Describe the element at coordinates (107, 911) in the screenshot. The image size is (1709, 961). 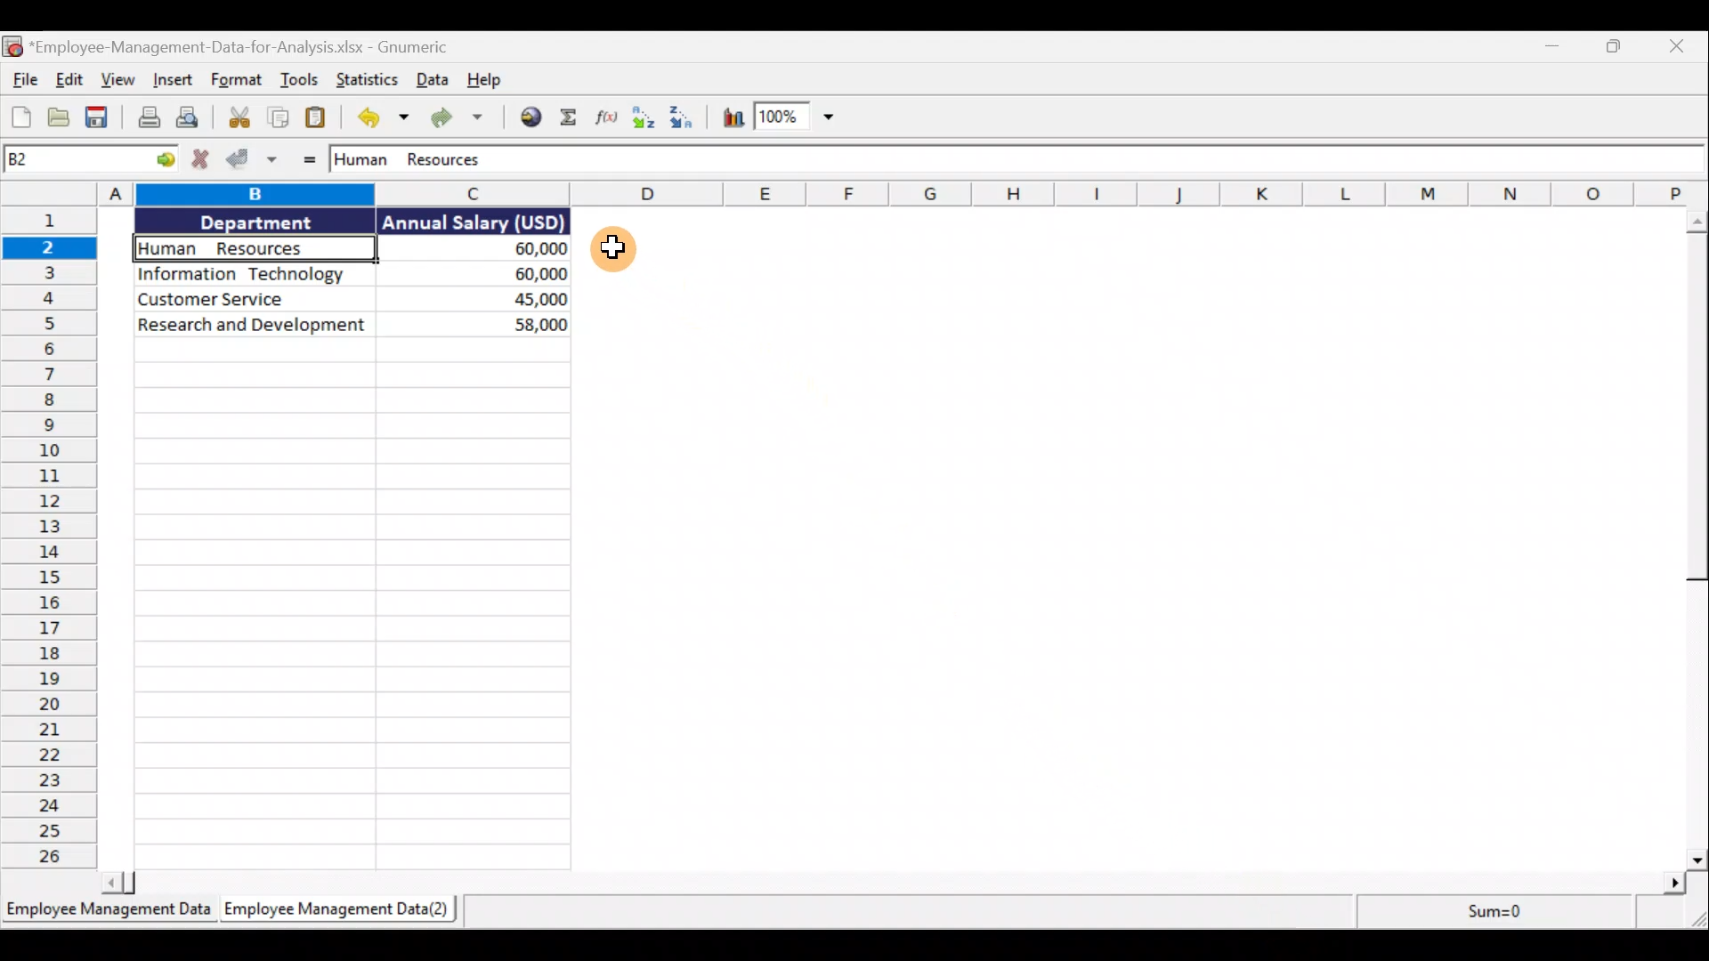
I see `Sheet 1` at that location.